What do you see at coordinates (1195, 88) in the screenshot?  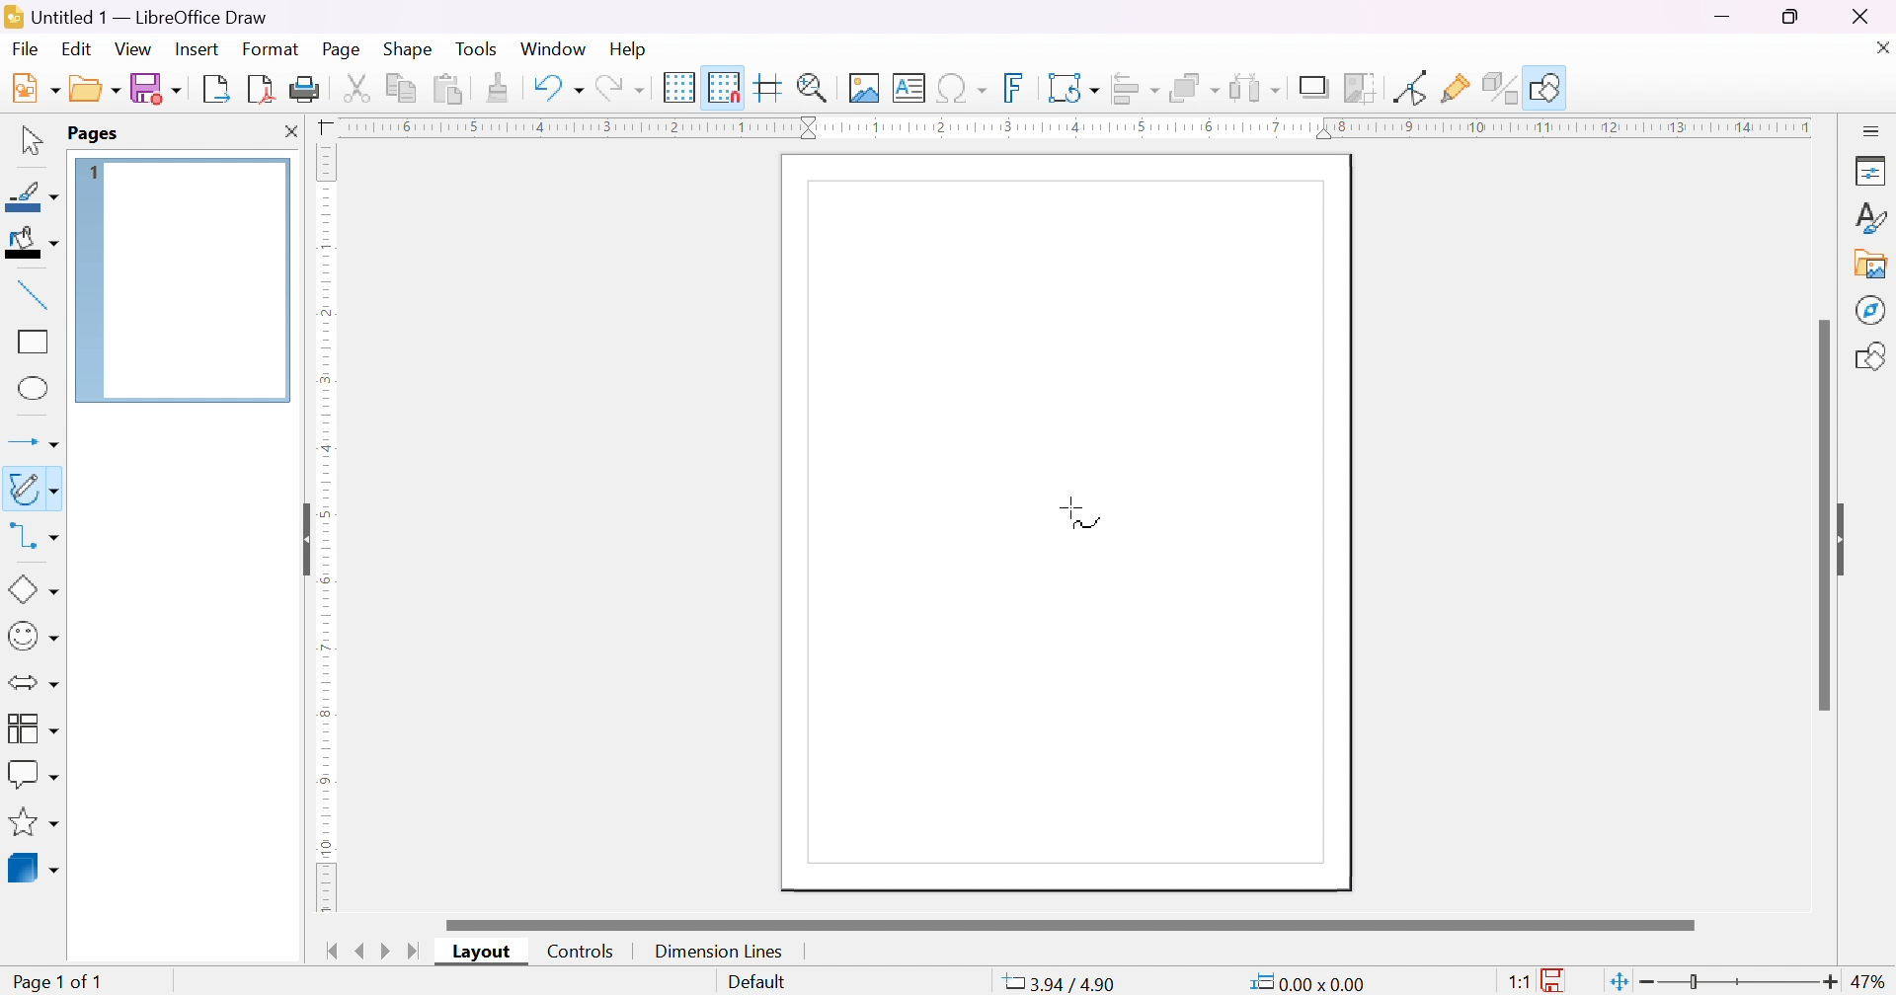 I see `arrange` at bounding box center [1195, 88].